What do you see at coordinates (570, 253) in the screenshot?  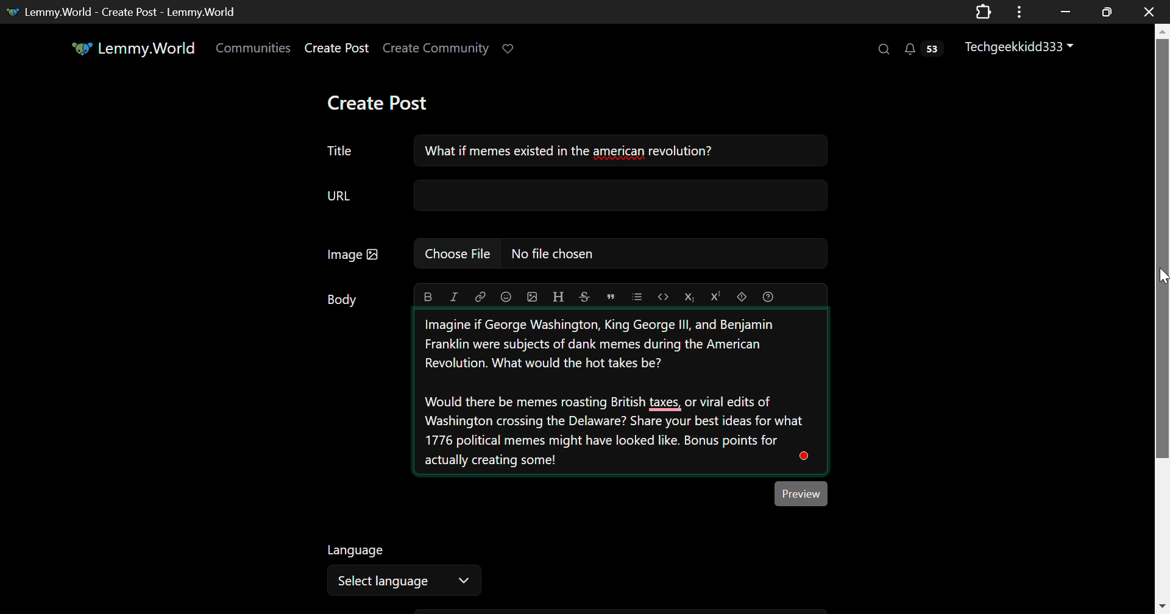 I see `Insert Image Field` at bounding box center [570, 253].